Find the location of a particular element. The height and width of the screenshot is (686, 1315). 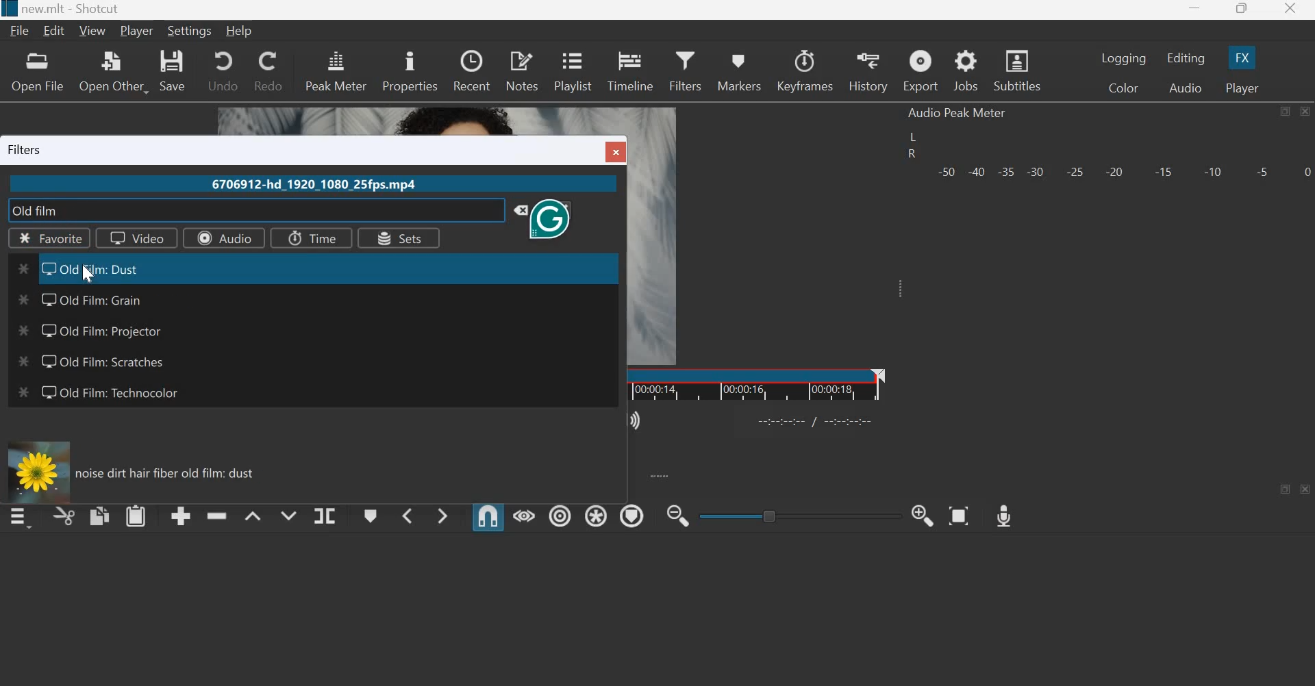

 Zoom Timeline in is located at coordinates (922, 514).